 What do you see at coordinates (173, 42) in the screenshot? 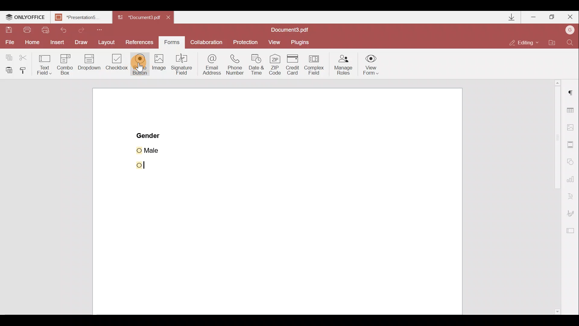
I see `Forms` at bounding box center [173, 42].